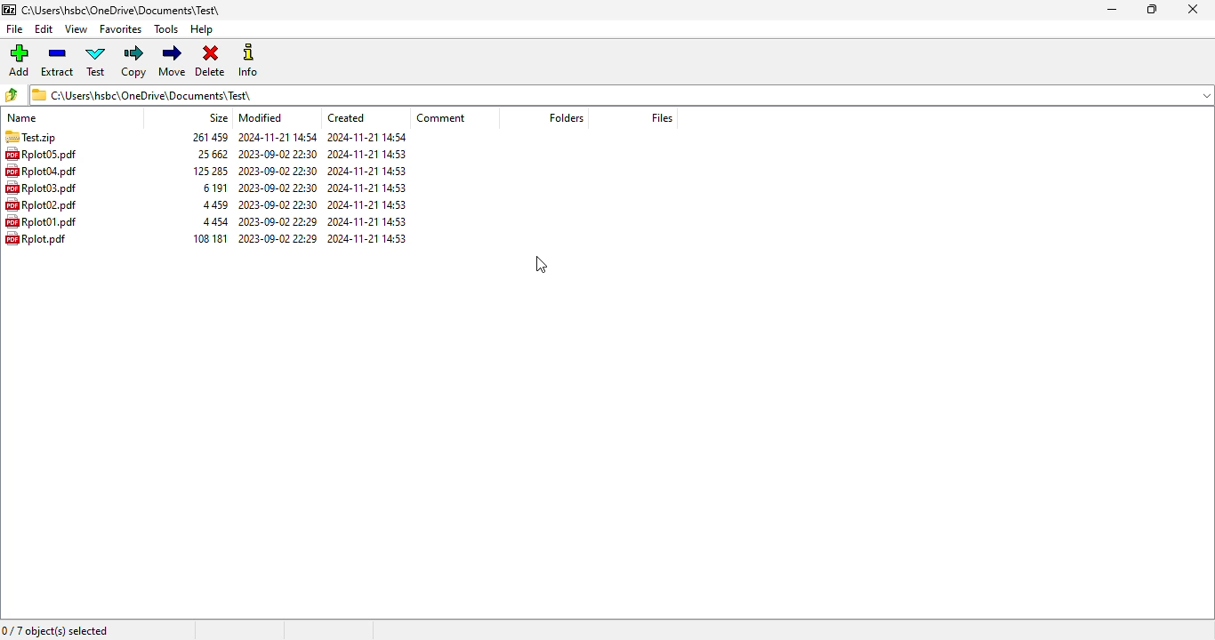 This screenshot has height=640, width=1215. I want to click on modified date & time, so click(277, 238).